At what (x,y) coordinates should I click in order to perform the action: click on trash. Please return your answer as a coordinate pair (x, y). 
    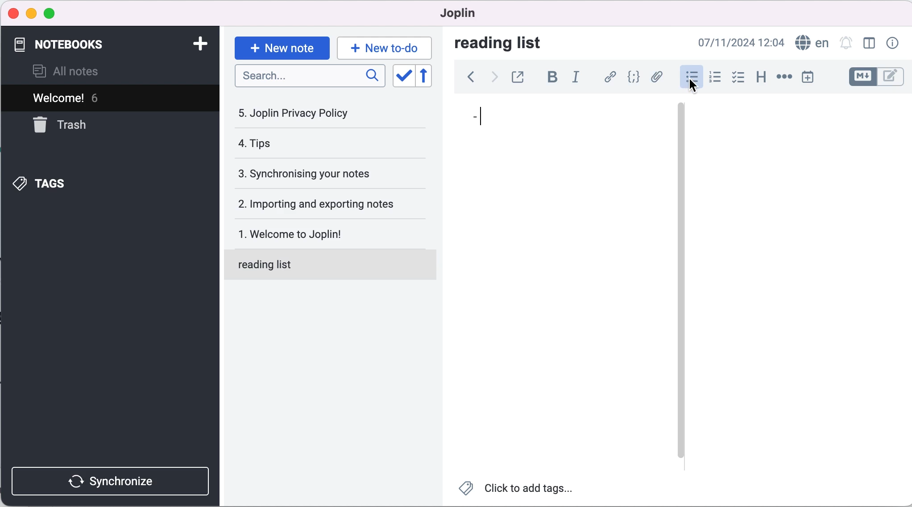
    Looking at the image, I should click on (70, 129).